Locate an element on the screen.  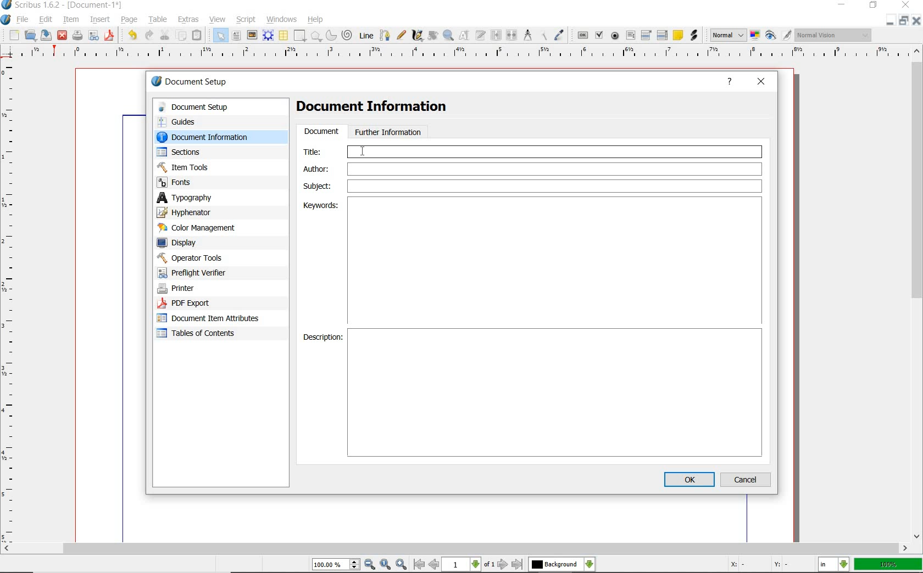
minimize is located at coordinates (887, 23).